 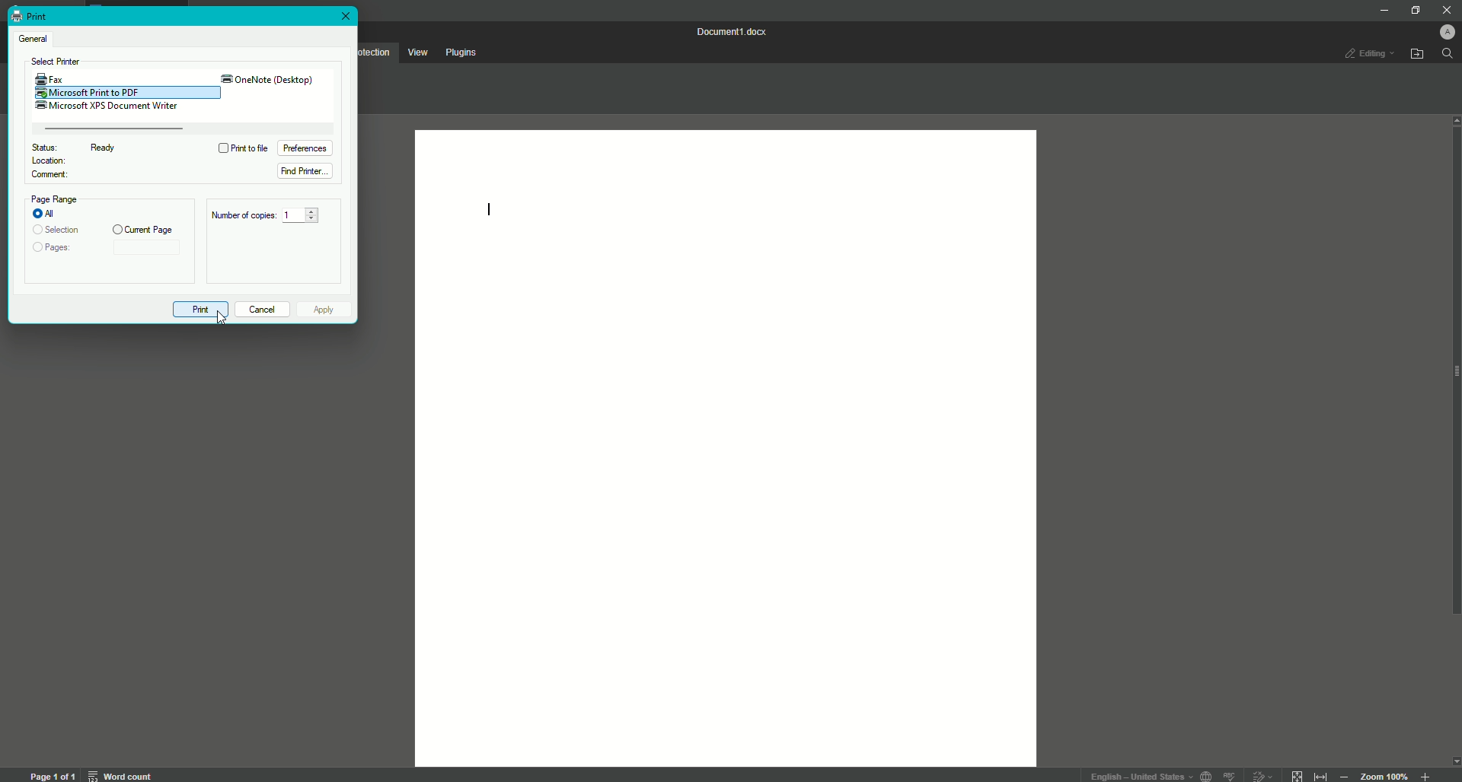 What do you see at coordinates (57, 62) in the screenshot?
I see `Select printer` at bounding box center [57, 62].